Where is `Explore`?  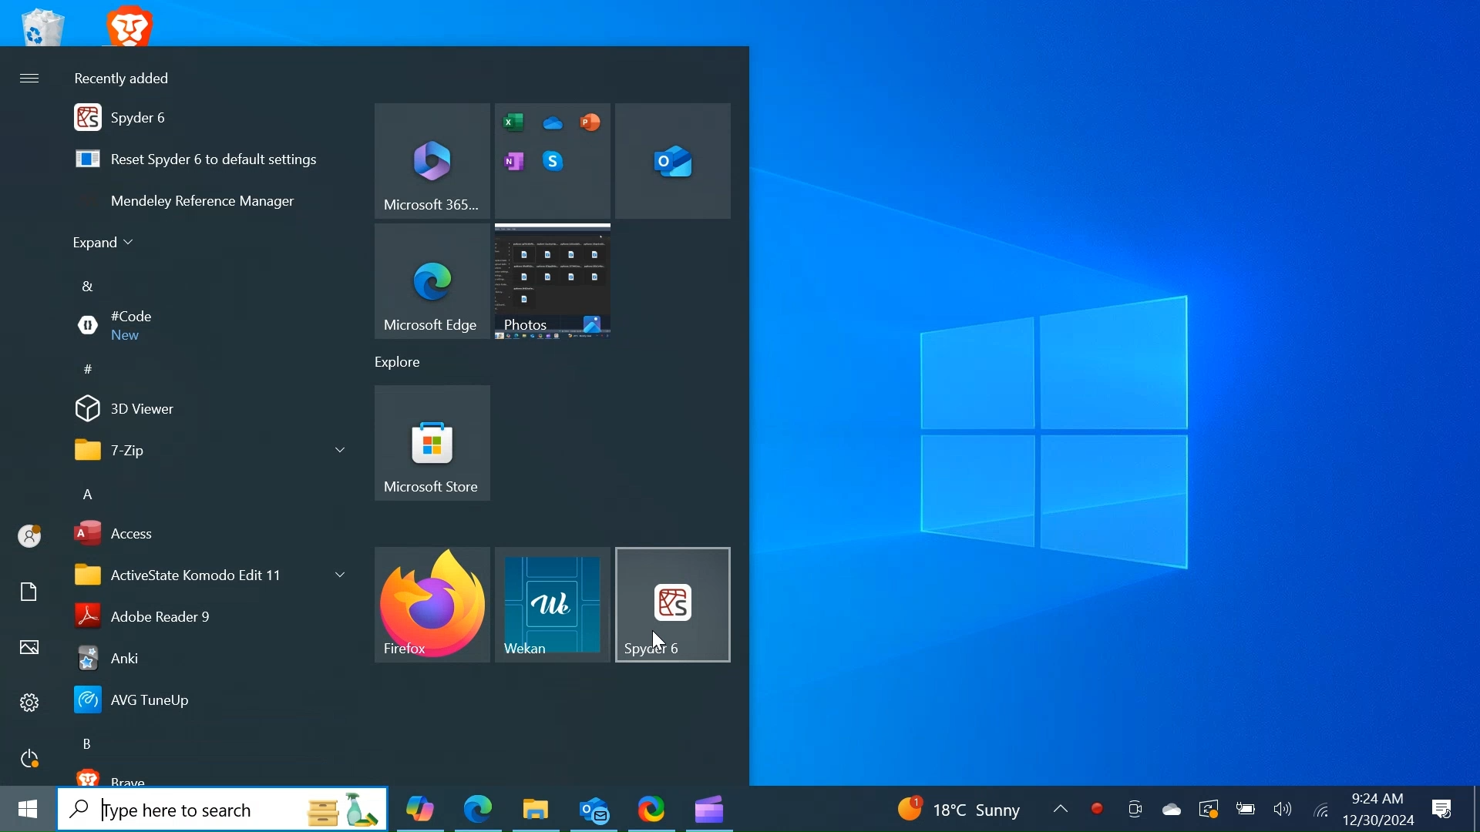 Explore is located at coordinates (405, 363).